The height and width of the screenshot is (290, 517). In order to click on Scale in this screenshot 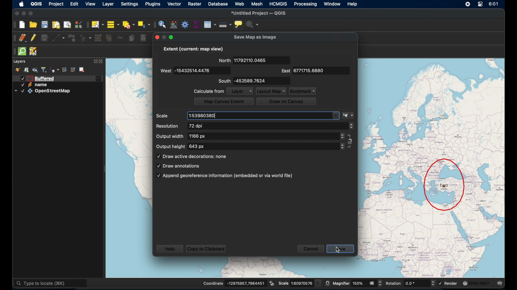, I will do `click(284, 283)`.